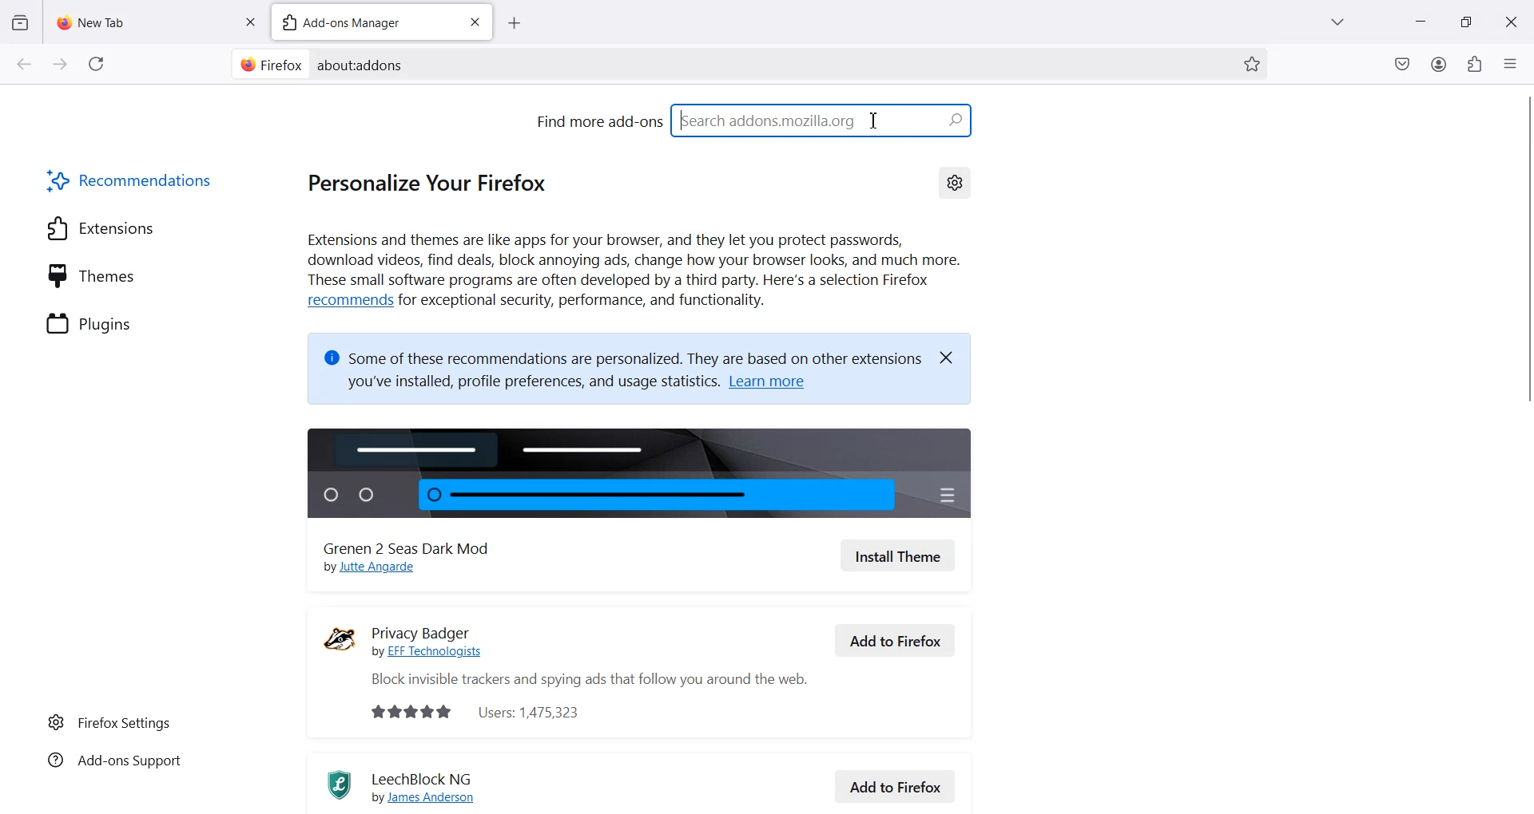 This screenshot has height=814, width=1534. What do you see at coordinates (379, 569) in the screenshot?
I see `by Jutte Angarde` at bounding box center [379, 569].